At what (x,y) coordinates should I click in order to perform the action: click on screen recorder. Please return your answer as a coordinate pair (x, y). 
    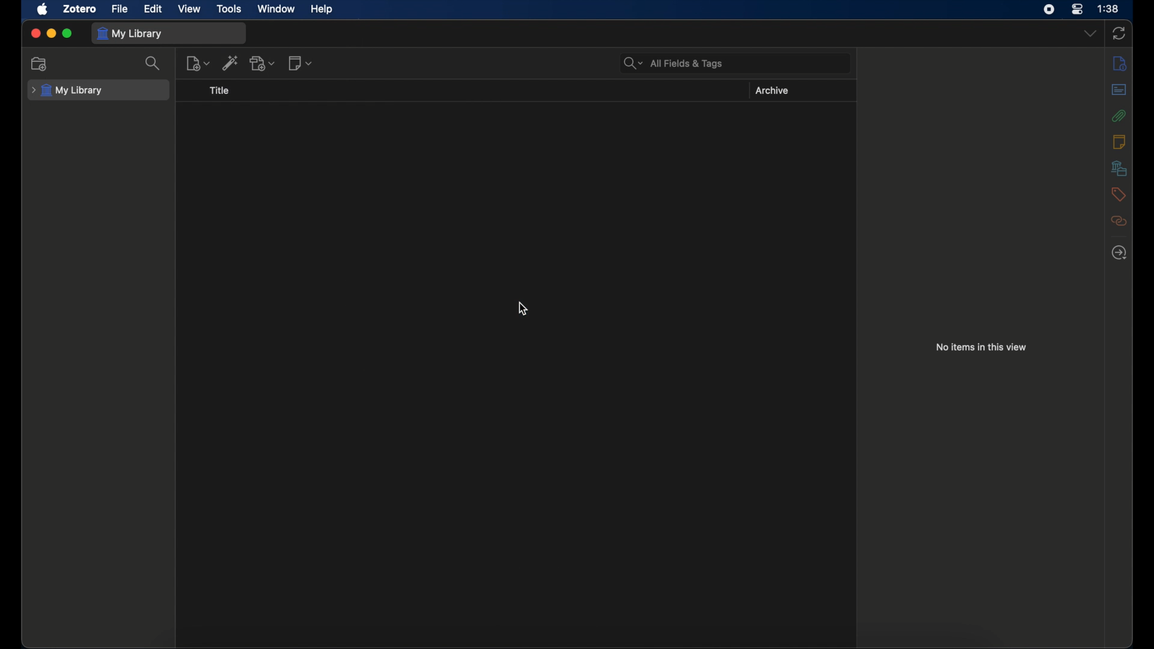
    Looking at the image, I should click on (1049, 10).